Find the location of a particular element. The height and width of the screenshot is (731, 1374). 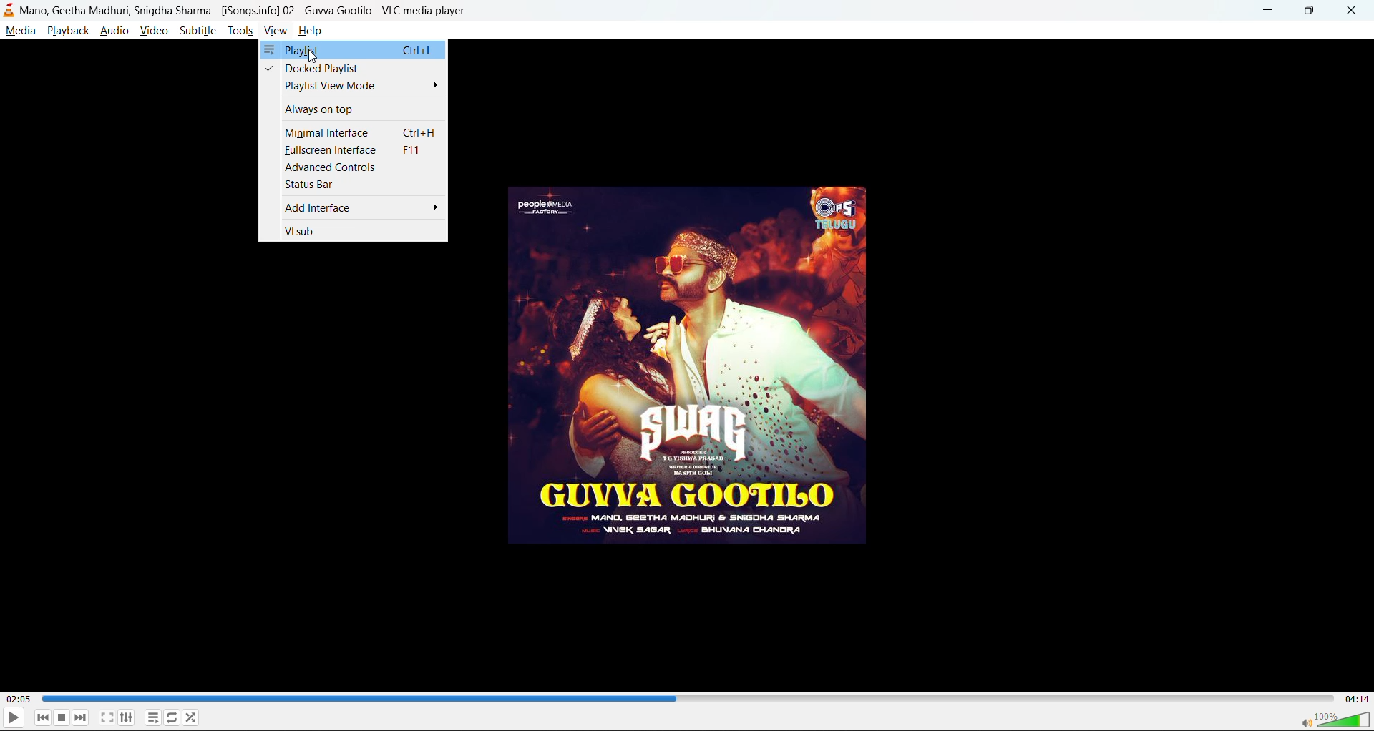

random is located at coordinates (192, 717).